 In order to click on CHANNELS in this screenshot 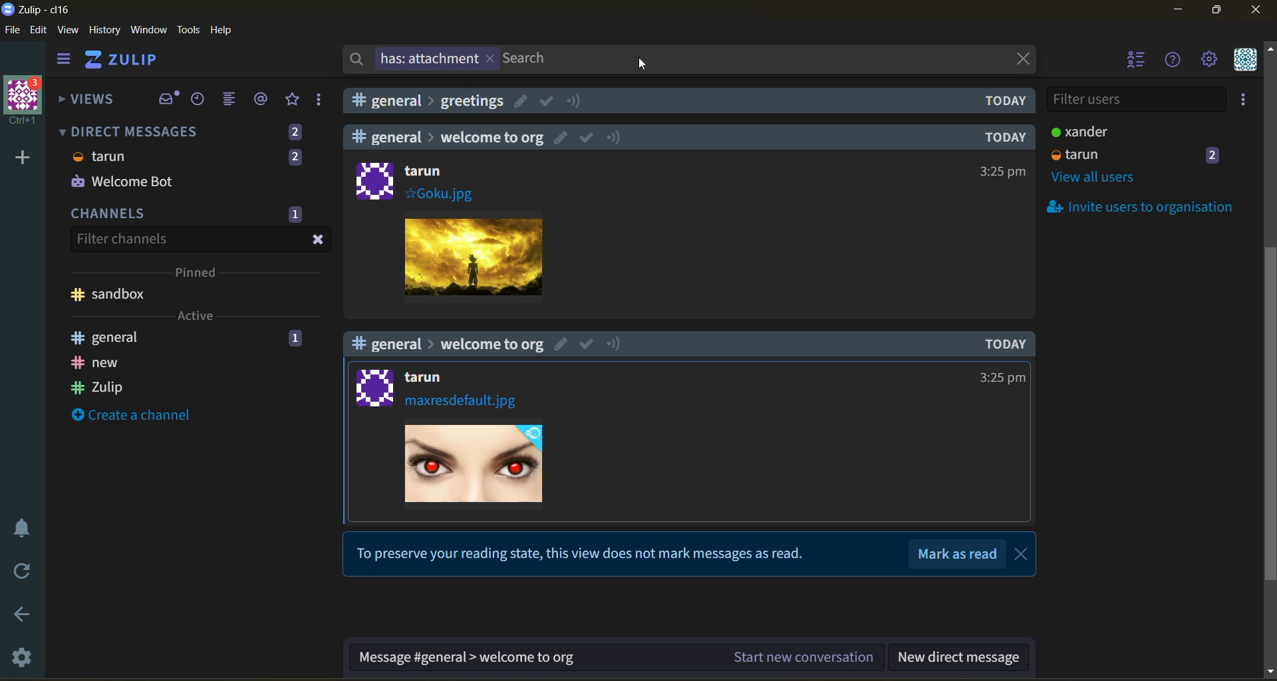, I will do `click(110, 215)`.